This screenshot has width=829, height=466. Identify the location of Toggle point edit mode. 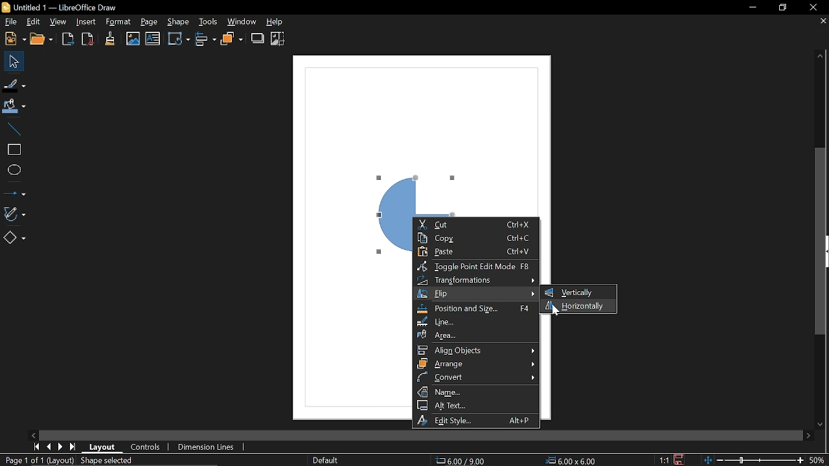
(475, 267).